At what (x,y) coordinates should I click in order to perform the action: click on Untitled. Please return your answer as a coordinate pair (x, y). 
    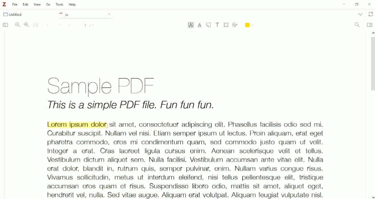
    Looking at the image, I should click on (16, 14).